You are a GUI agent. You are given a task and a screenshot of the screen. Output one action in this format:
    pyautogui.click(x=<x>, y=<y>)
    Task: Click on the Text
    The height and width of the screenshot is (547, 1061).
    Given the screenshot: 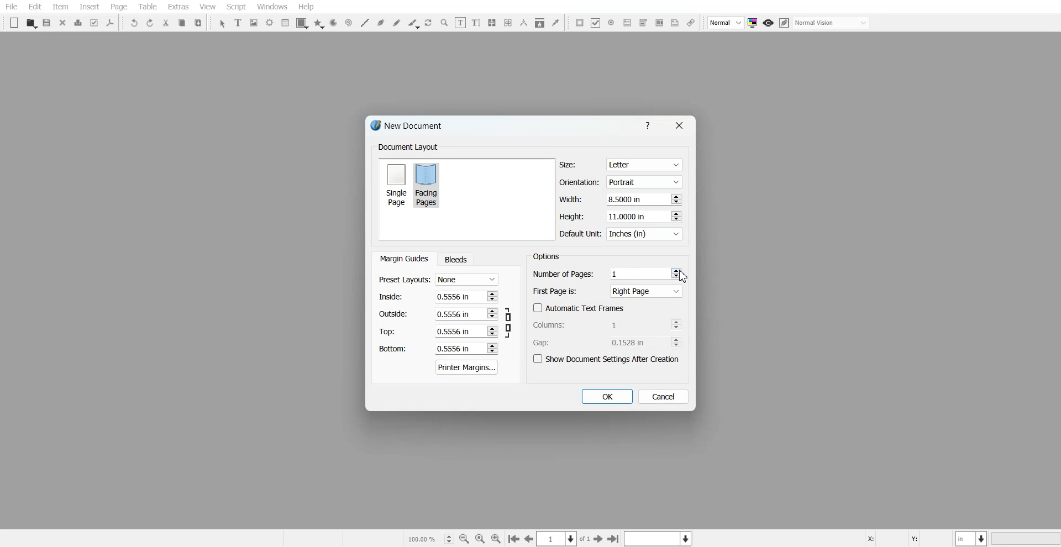 What is the action you would take?
    pyautogui.click(x=411, y=127)
    